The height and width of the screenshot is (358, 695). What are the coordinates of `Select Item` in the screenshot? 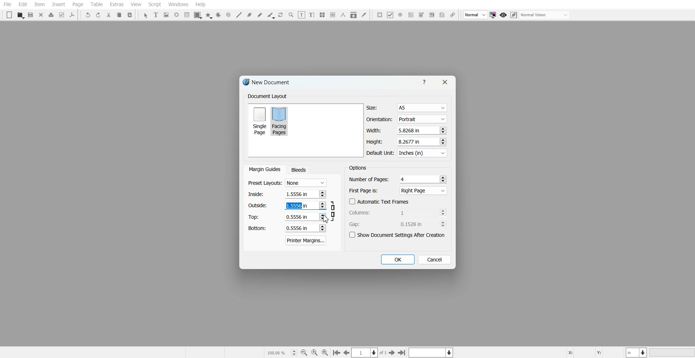 It's located at (146, 16).